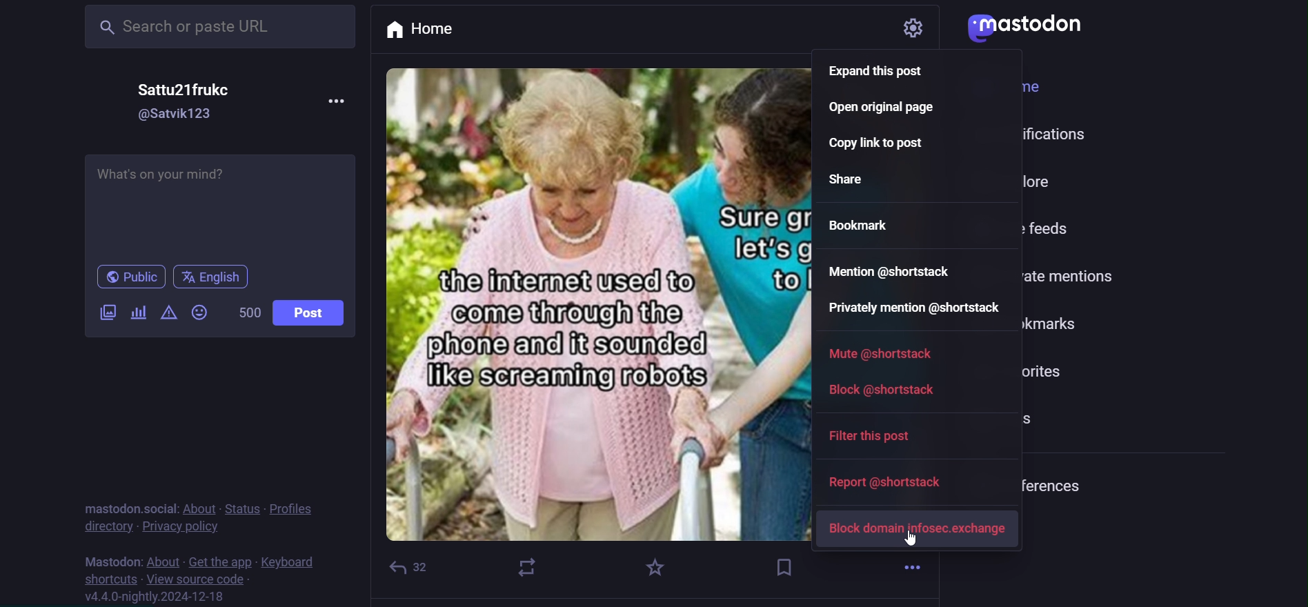 This screenshot has height=607, width=1308. Describe the element at coordinates (880, 354) in the screenshot. I see `mute` at that location.